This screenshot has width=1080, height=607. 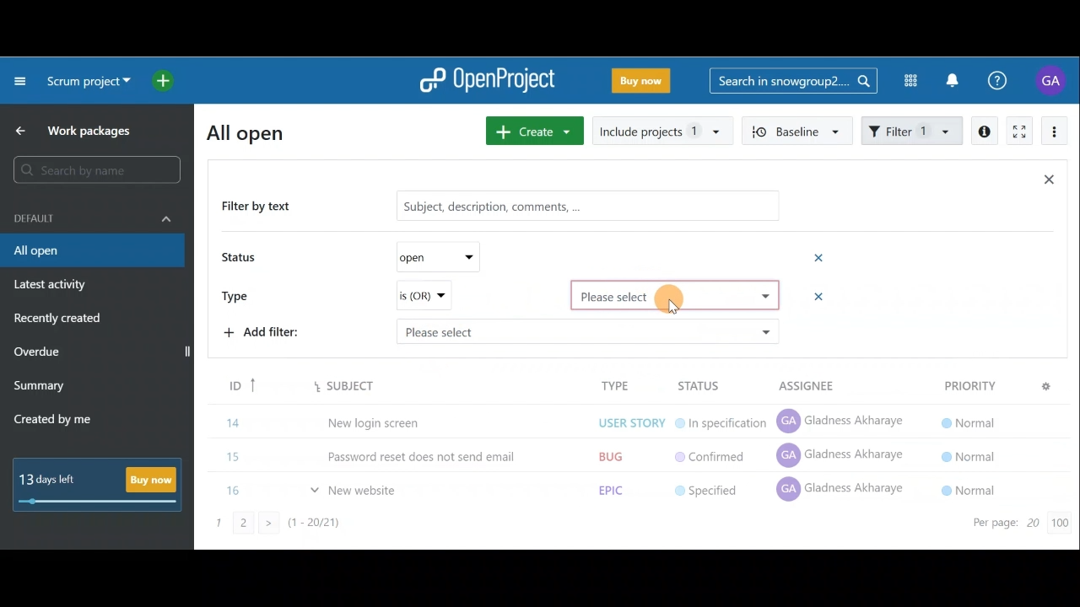 What do you see at coordinates (633, 385) in the screenshot?
I see `Menu bar` at bounding box center [633, 385].